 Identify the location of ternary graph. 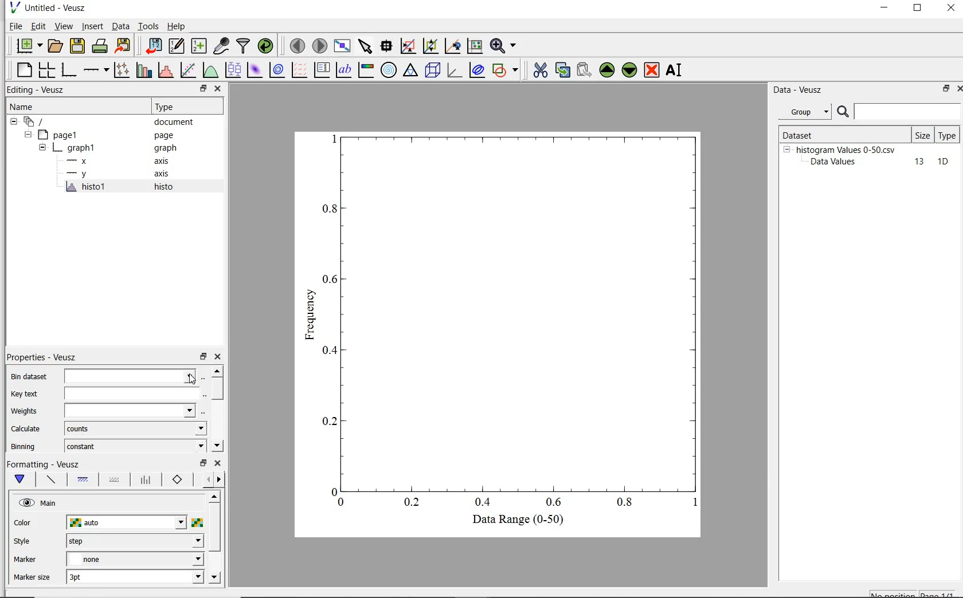
(411, 71).